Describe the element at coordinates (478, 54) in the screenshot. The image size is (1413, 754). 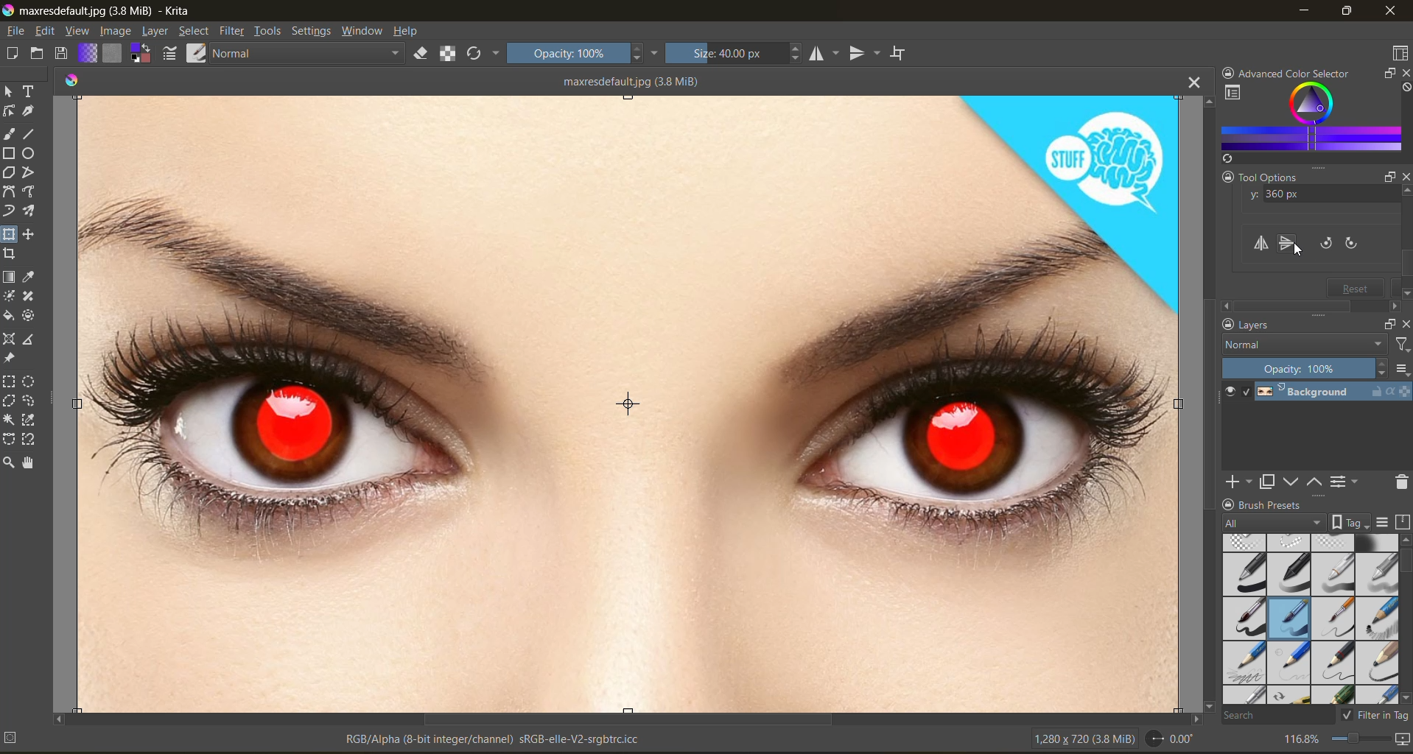
I see `reload original preset` at that location.